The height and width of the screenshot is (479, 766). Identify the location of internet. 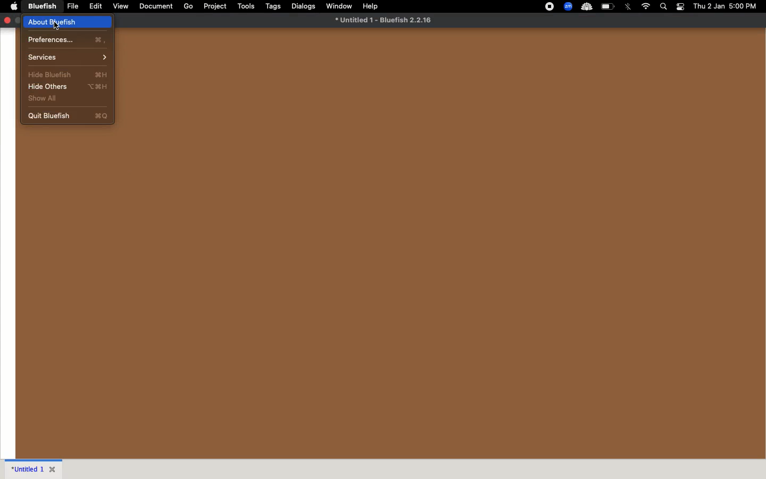
(646, 6).